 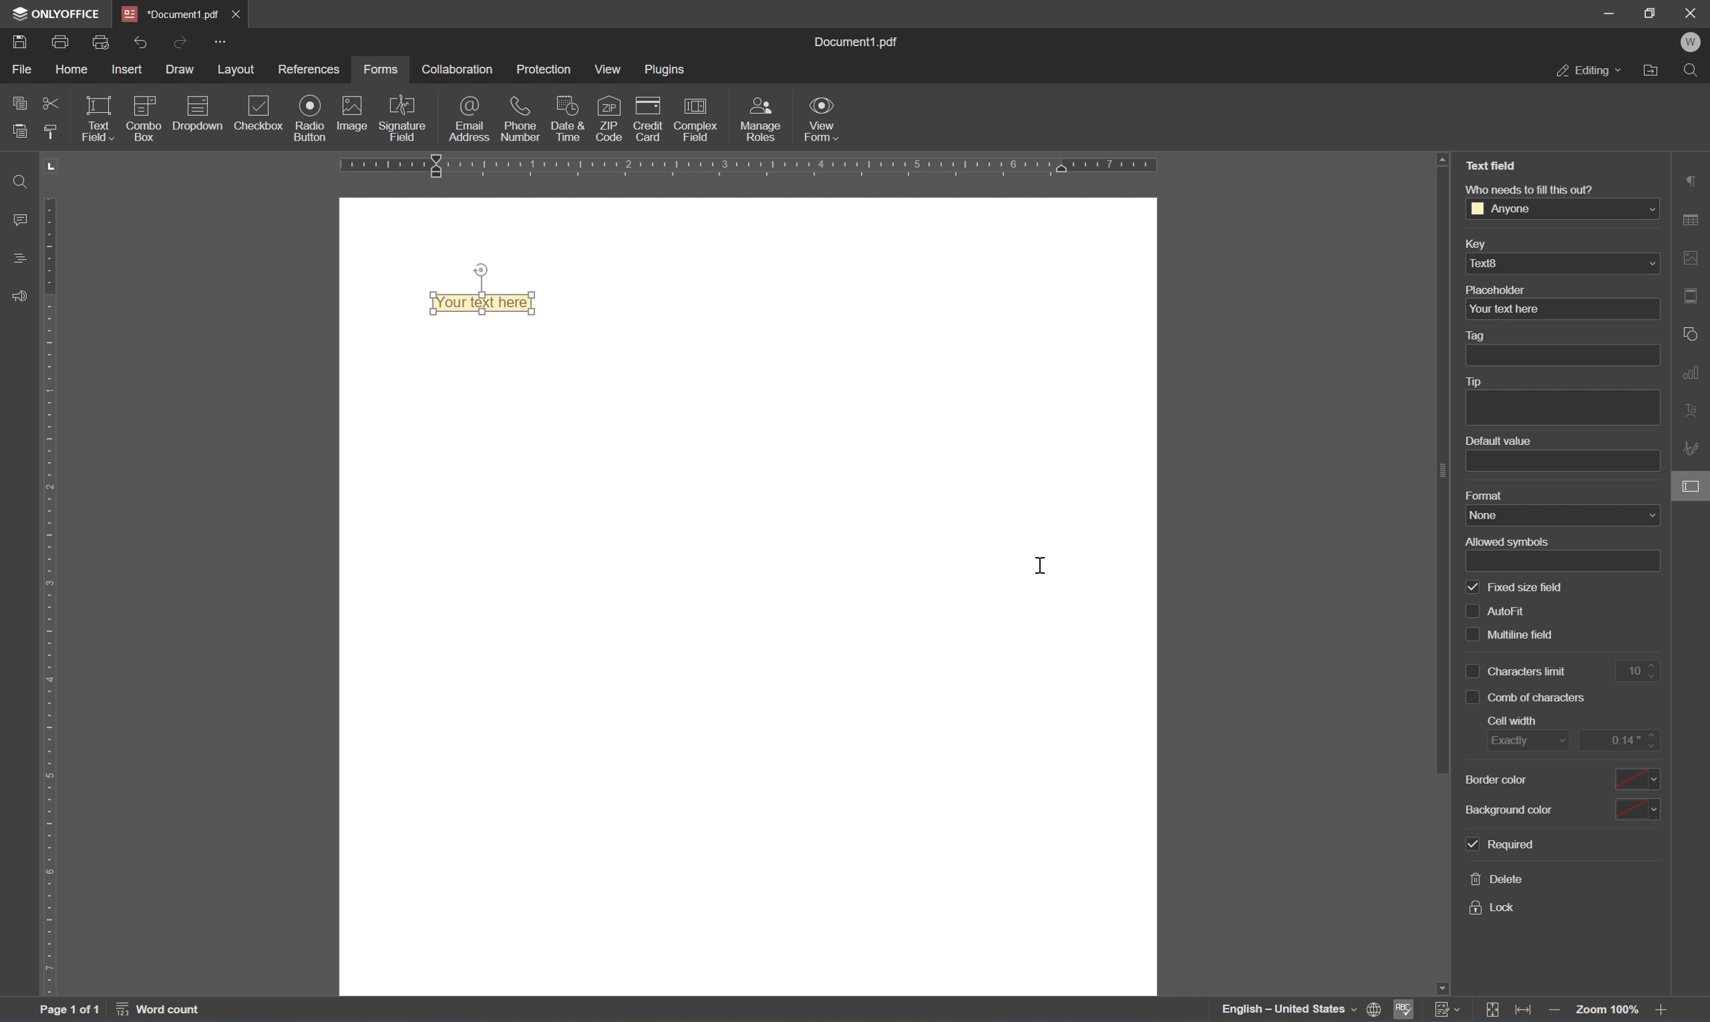 What do you see at coordinates (1042, 567) in the screenshot?
I see `cursor` at bounding box center [1042, 567].